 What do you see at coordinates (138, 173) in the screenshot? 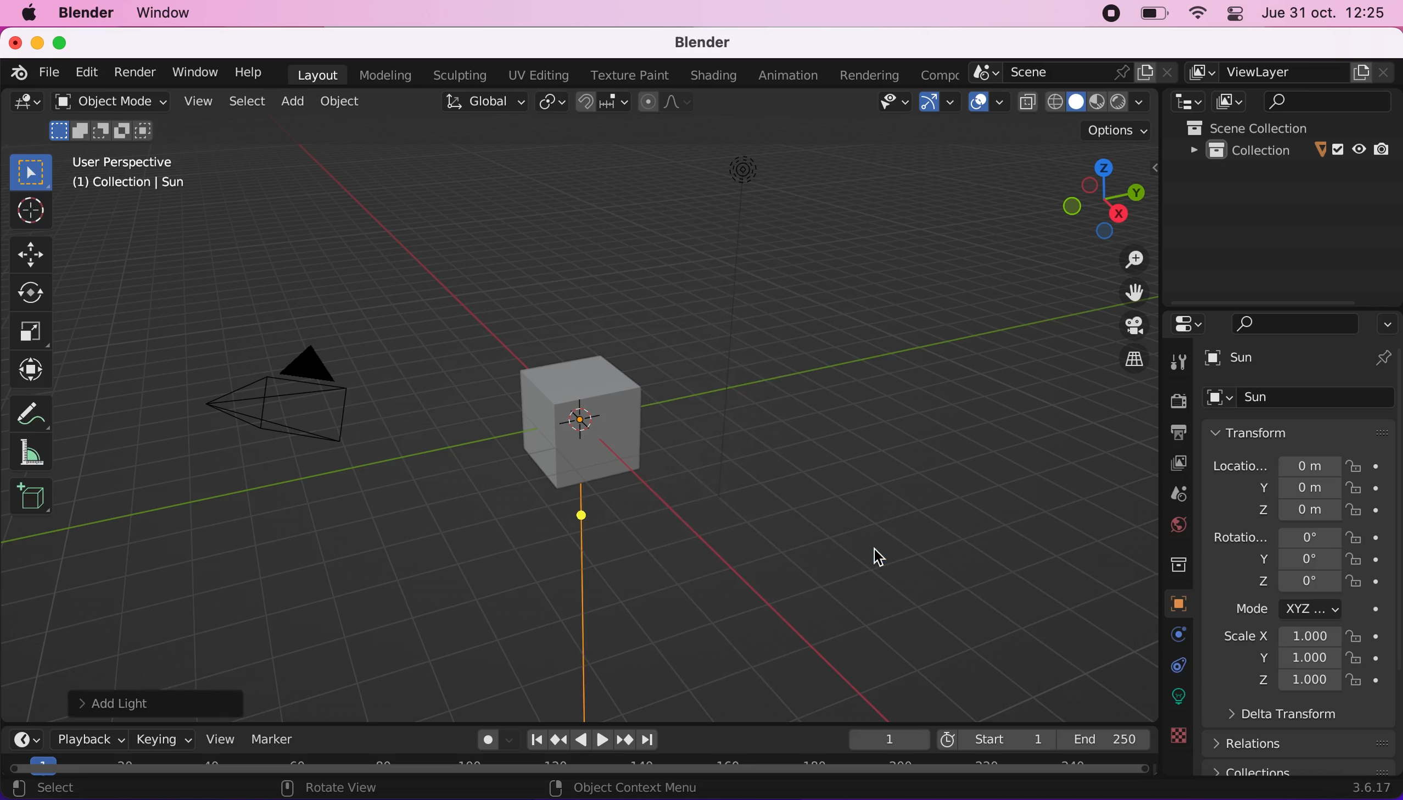
I see `user perspective (1) collection | cube` at bounding box center [138, 173].